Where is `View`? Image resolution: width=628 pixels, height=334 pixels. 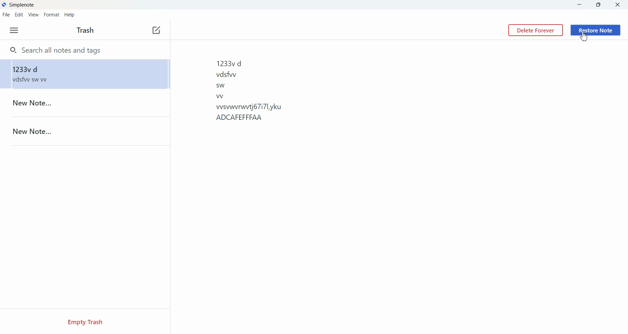
View is located at coordinates (33, 14).